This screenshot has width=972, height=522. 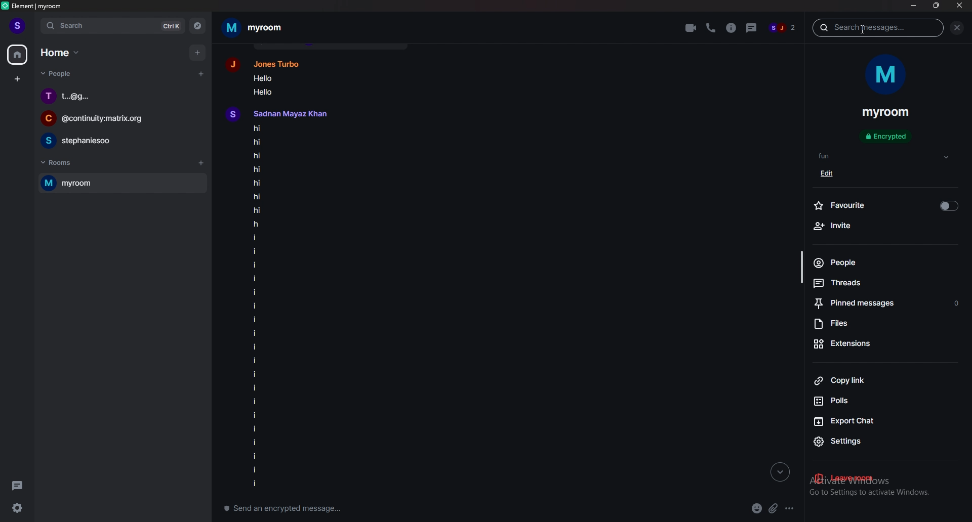 What do you see at coordinates (783, 28) in the screenshot?
I see `members` at bounding box center [783, 28].